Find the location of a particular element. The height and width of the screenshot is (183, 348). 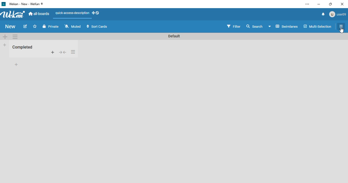

minimize is located at coordinates (318, 4).